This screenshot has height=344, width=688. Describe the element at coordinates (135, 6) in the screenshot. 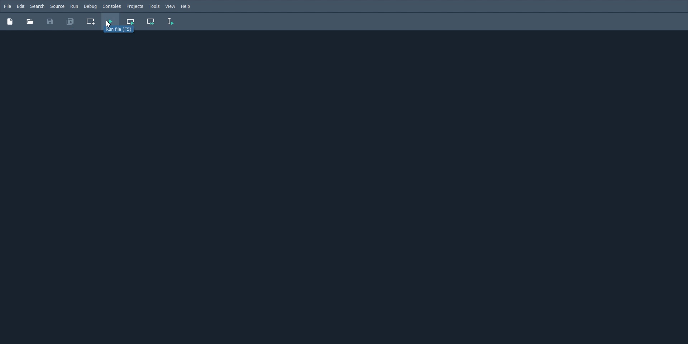

I see `Projects` at that location.